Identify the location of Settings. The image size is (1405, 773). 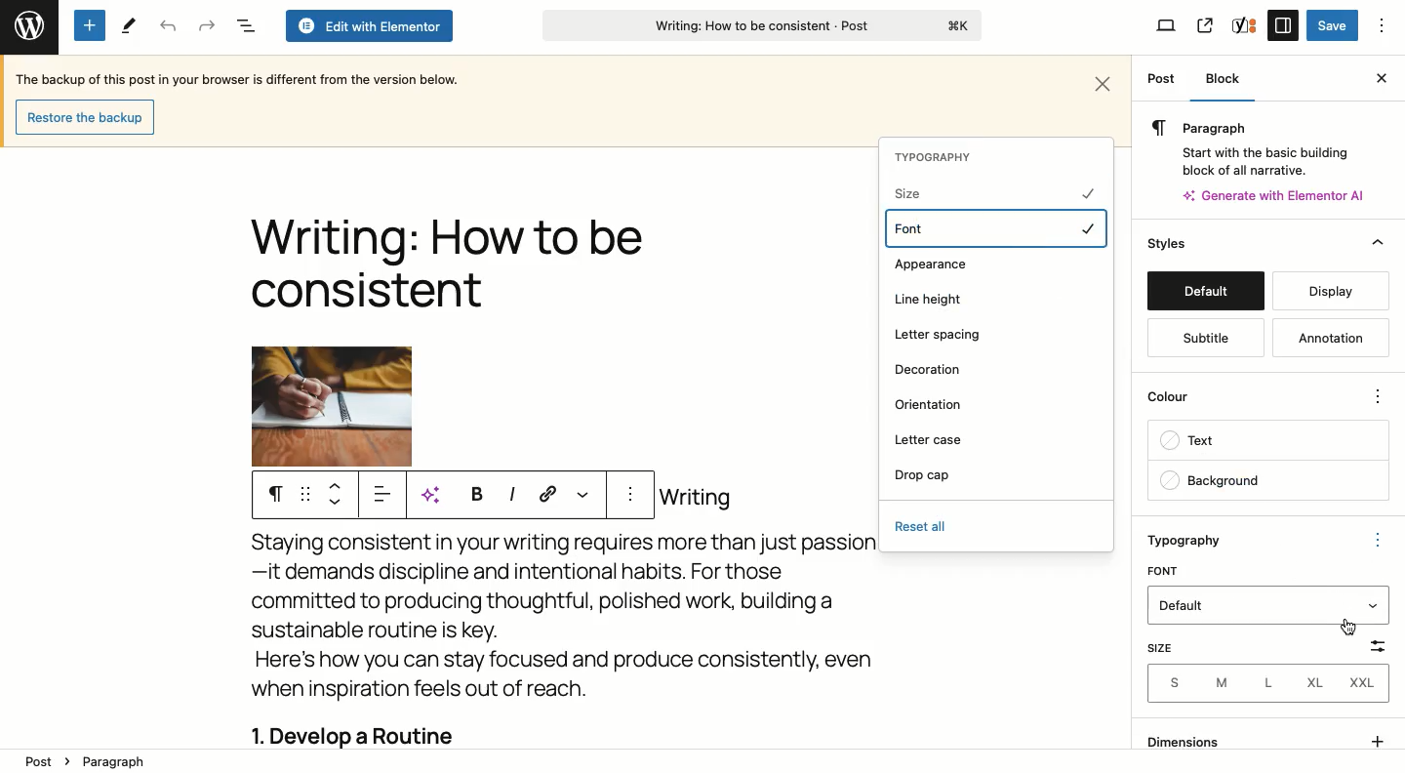
(1282, 24).